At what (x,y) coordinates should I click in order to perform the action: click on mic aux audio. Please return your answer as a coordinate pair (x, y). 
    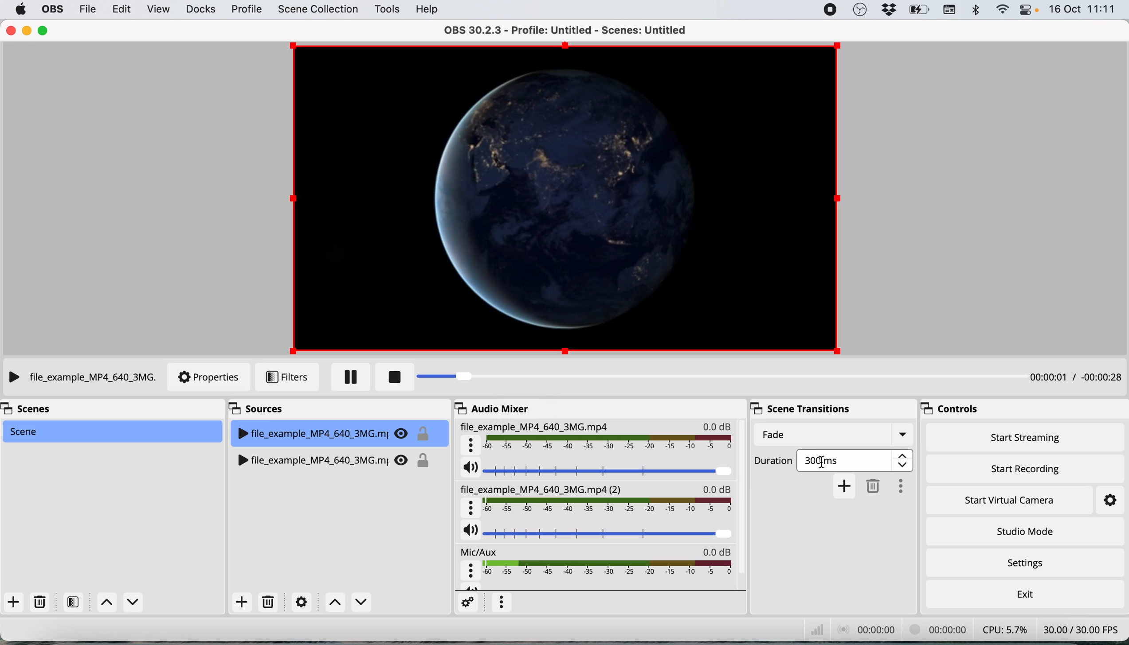
    Looking at the image, I should click on (596, 567).